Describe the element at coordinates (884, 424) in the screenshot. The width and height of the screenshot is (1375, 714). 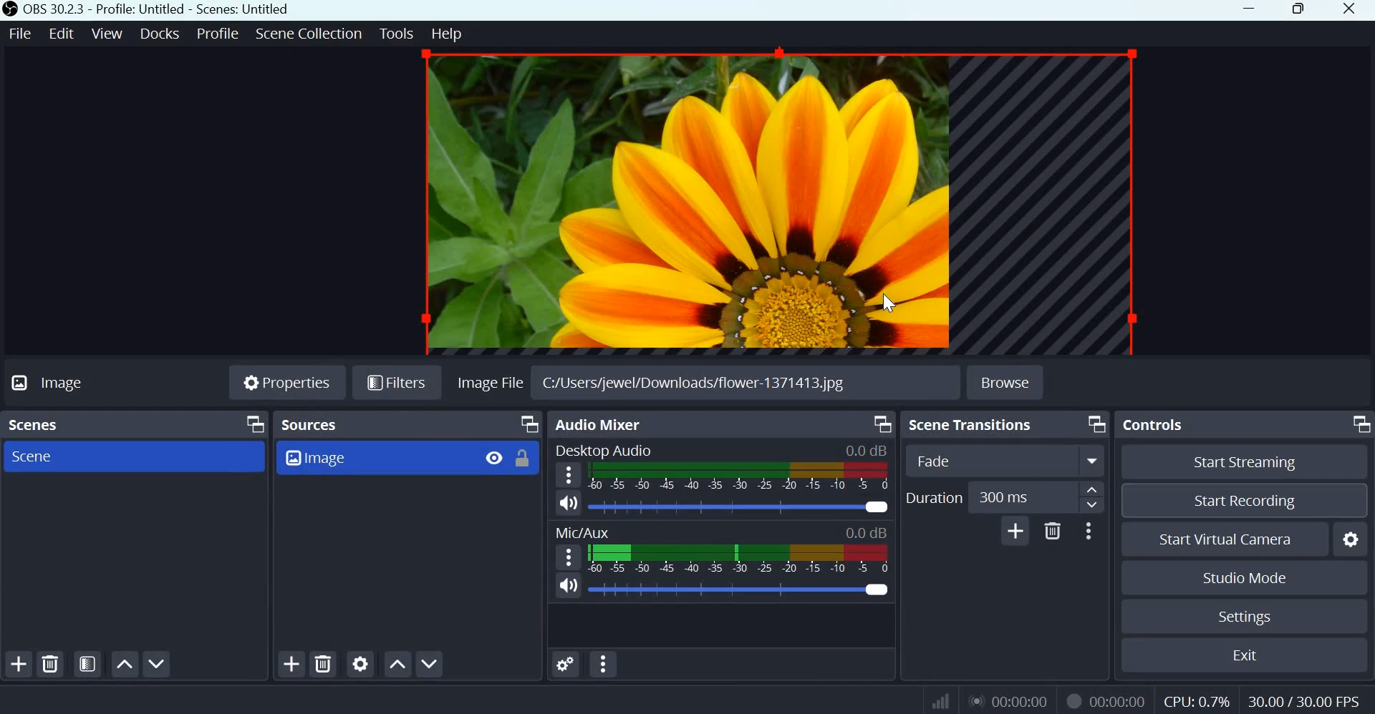
I see `Dock Options icon` at that location.